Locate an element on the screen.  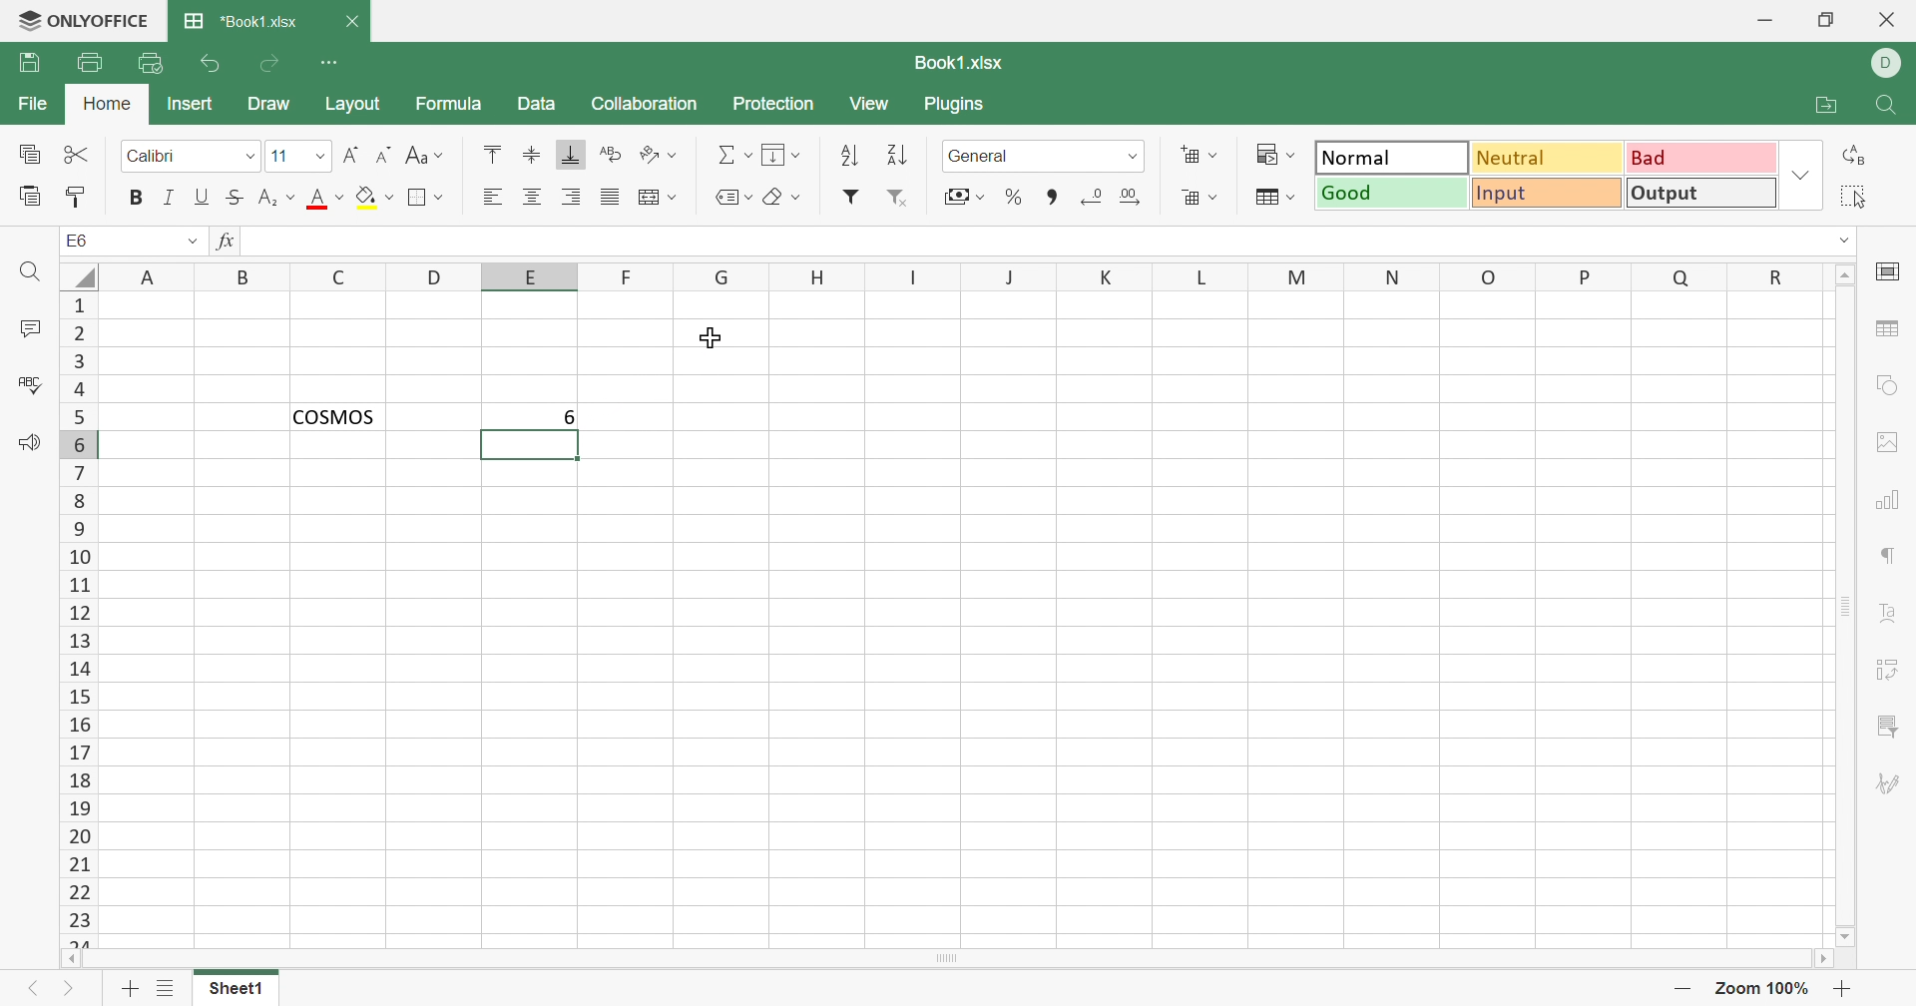
DELL is located at coordinates (1886, 64).